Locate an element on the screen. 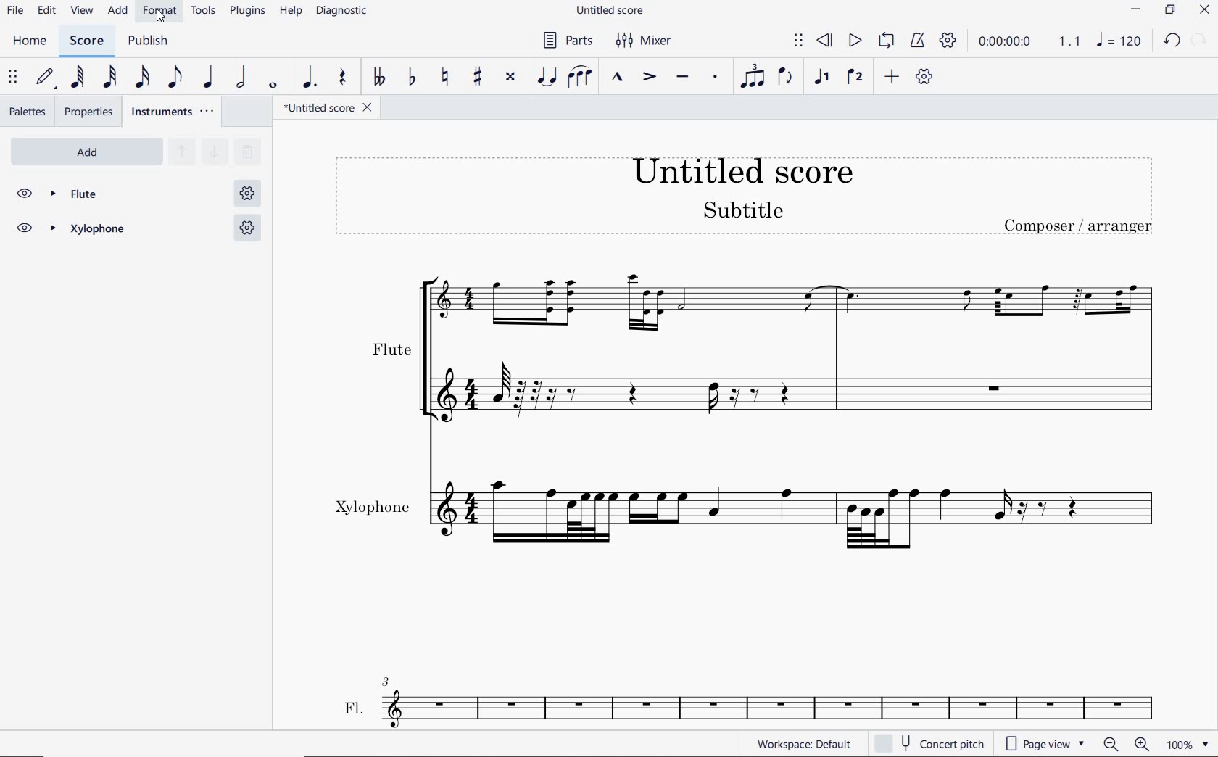 The width and height of the screenshot is (1218, 757). TENUTO is located at coordinates (685, 78).